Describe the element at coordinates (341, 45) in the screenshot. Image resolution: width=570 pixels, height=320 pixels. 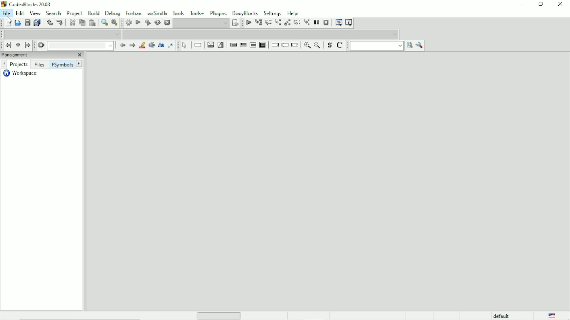
I see `Toggle comments` at that location.